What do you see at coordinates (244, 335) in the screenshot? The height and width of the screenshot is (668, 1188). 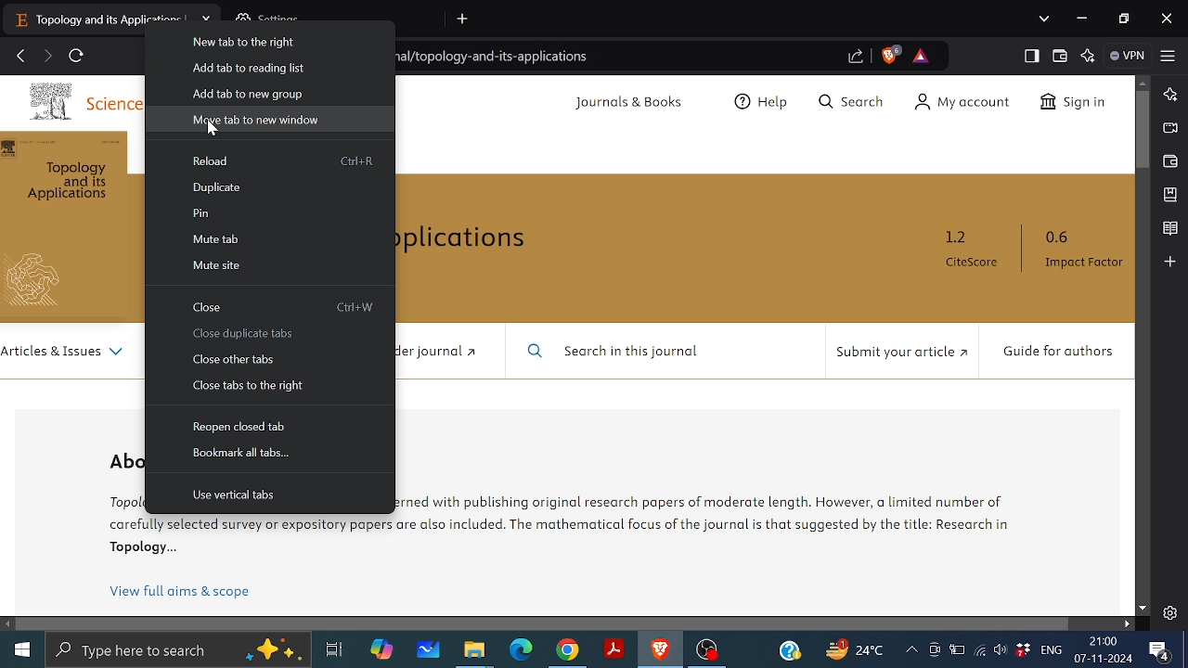 I see `Close duplicate tabs` at bounding box center [244, 335].